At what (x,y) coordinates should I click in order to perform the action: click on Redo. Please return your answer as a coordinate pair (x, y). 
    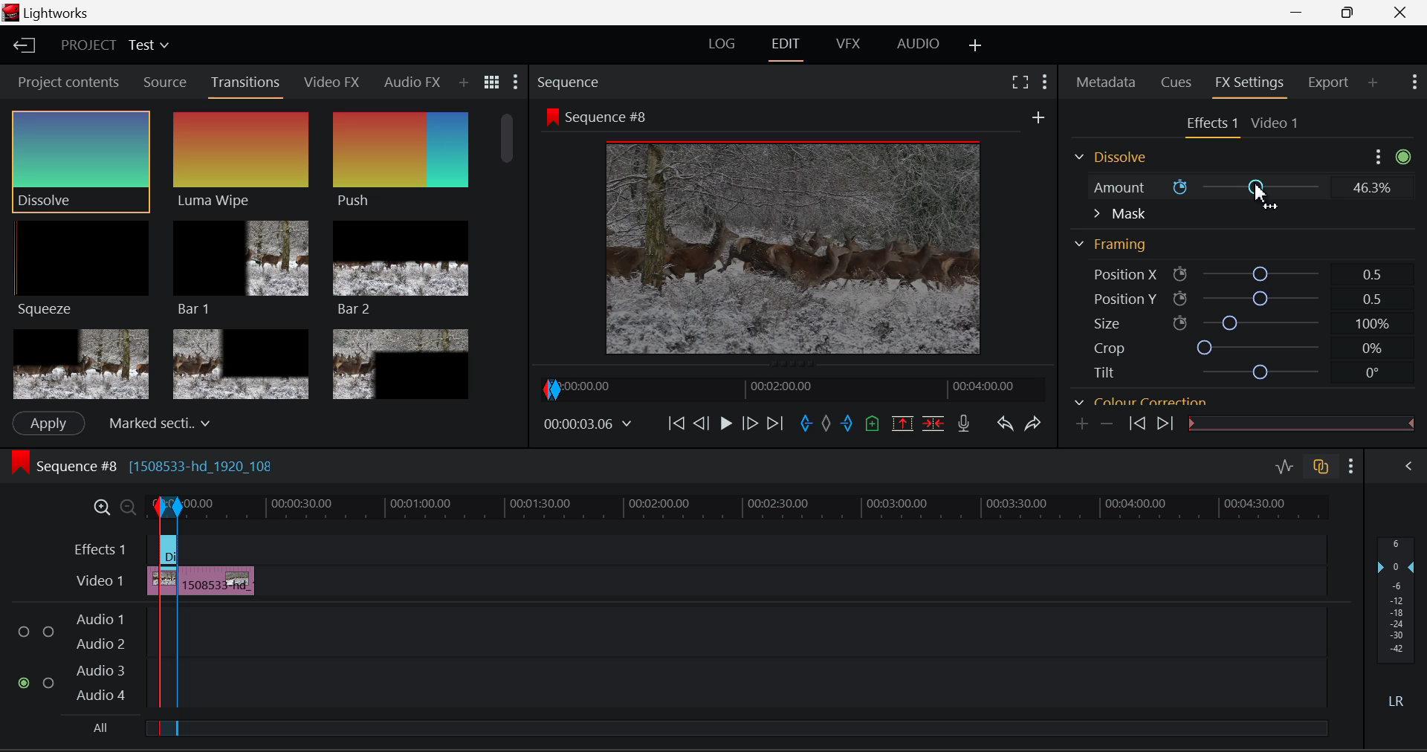
    Looking at the image, I should click on (1036, 424).